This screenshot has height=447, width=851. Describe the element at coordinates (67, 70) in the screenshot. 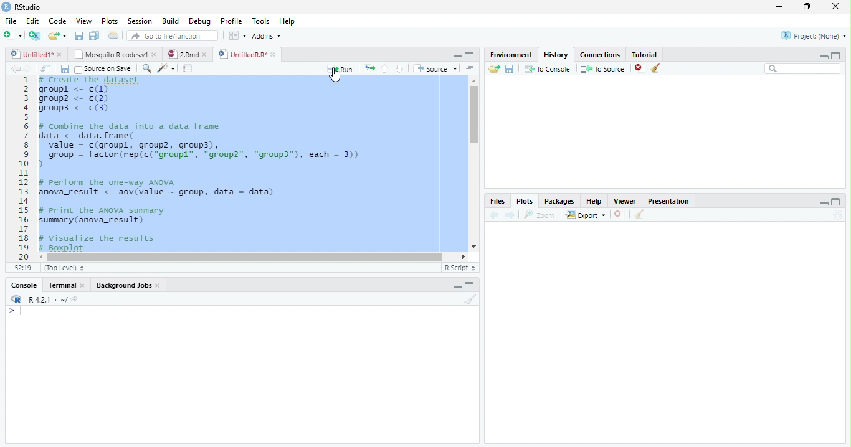

I see `Save all` at that location.